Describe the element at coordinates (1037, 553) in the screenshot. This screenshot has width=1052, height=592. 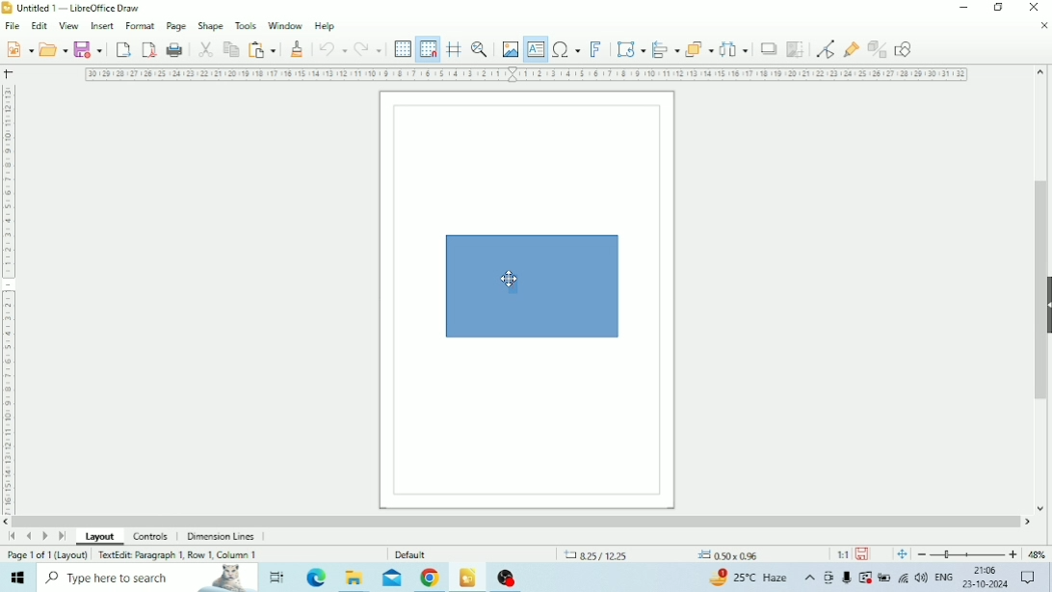
I see `Zoom factor` at that location.